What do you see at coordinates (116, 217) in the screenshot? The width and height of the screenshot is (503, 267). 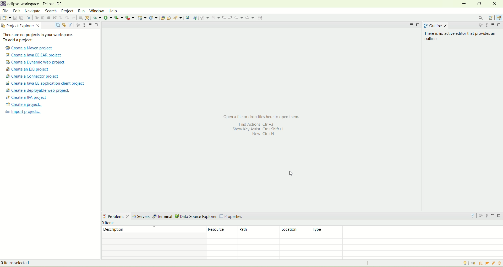 I see `problems` at bounding box center [116, 217].